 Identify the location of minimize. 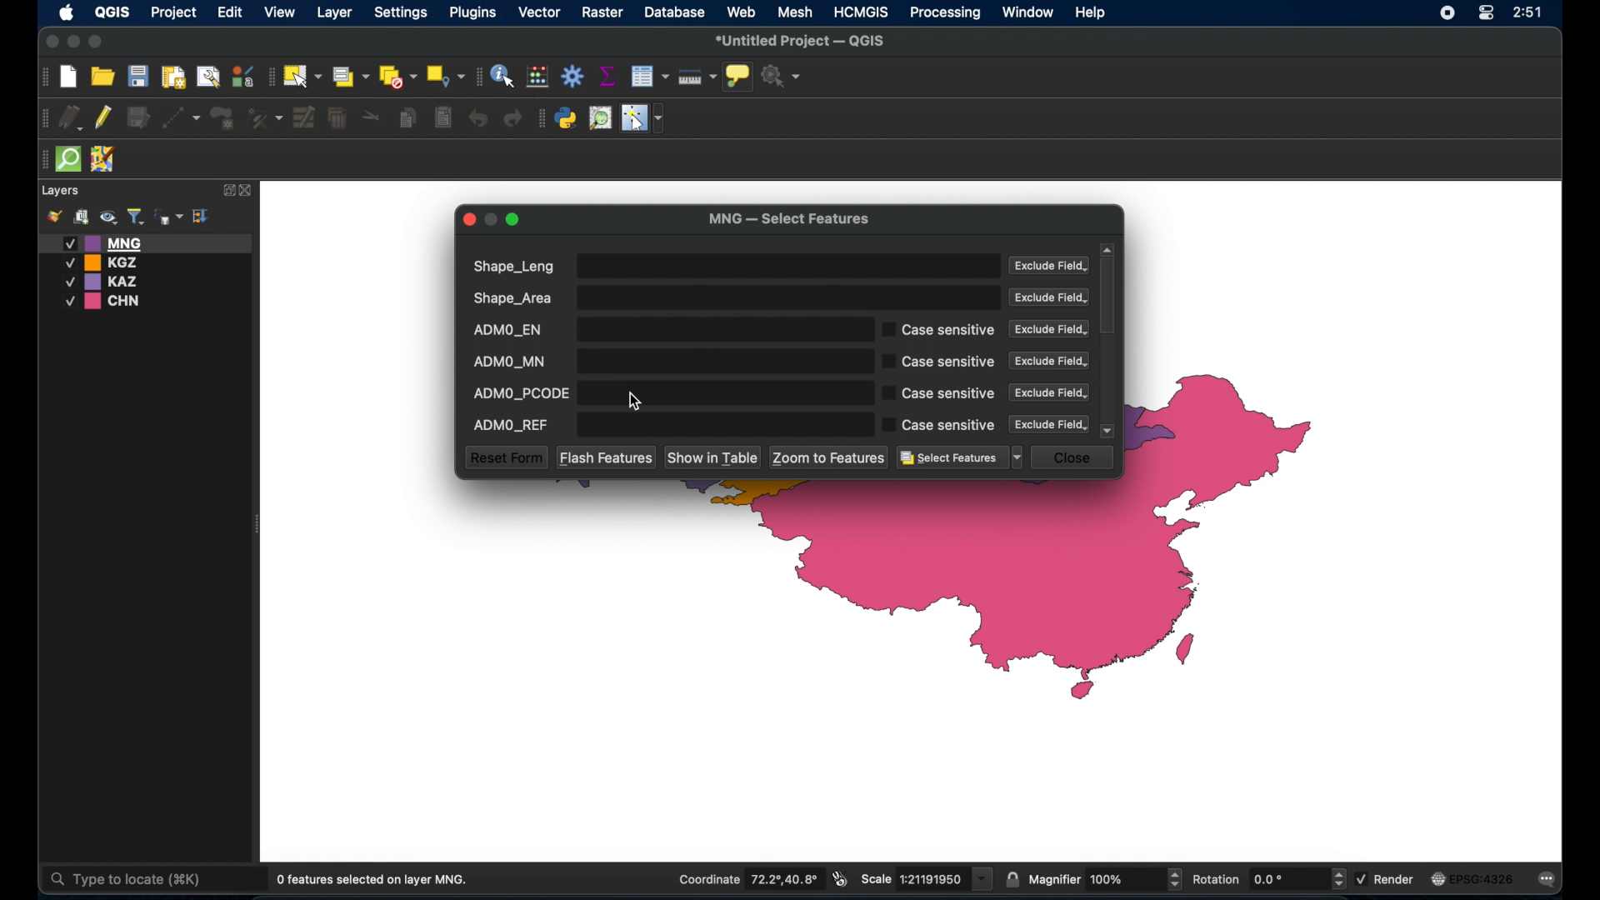
(75, 42).